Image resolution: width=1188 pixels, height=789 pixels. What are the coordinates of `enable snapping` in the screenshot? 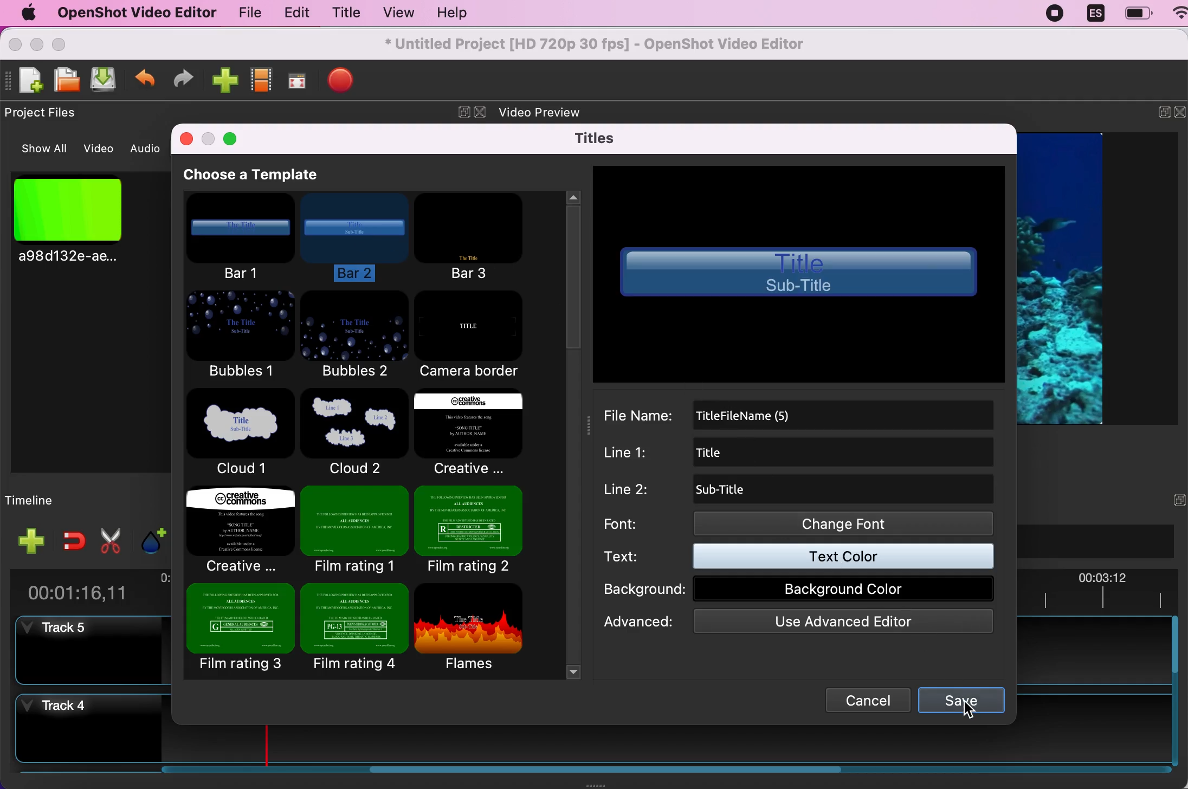 It's located at (70, 540).